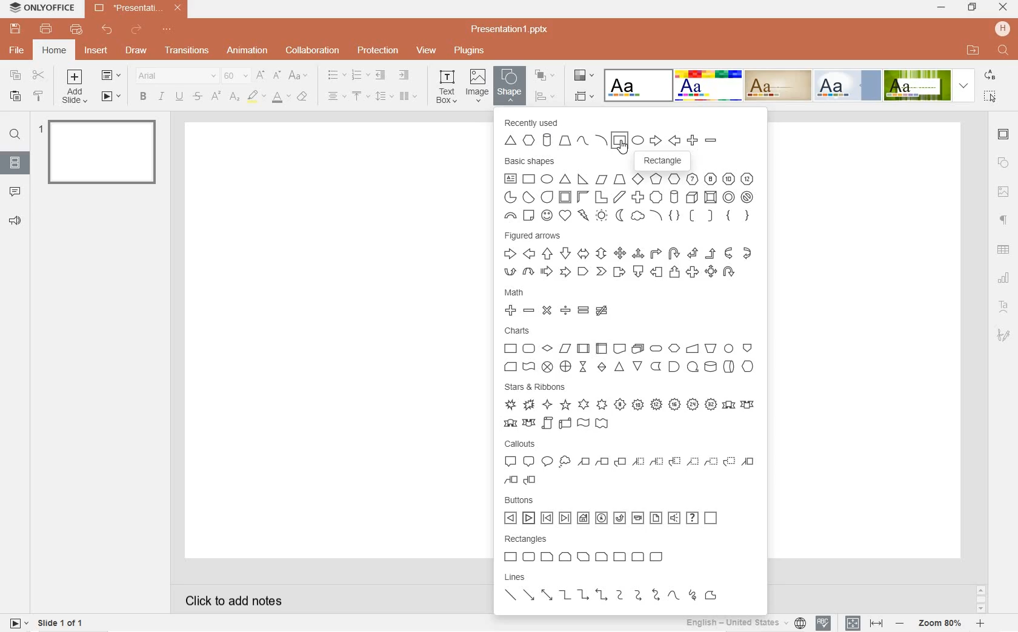 The image size is (1018, 632). I want to click on Plus, so click(692, 140).